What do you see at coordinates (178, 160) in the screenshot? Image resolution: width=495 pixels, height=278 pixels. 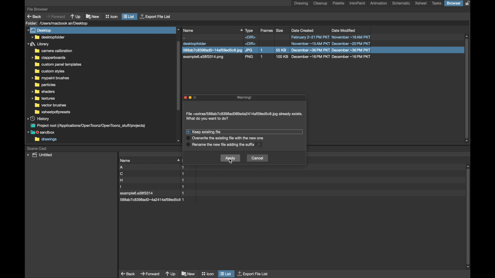 I see `drag handle` at bounding box center [178, 160].